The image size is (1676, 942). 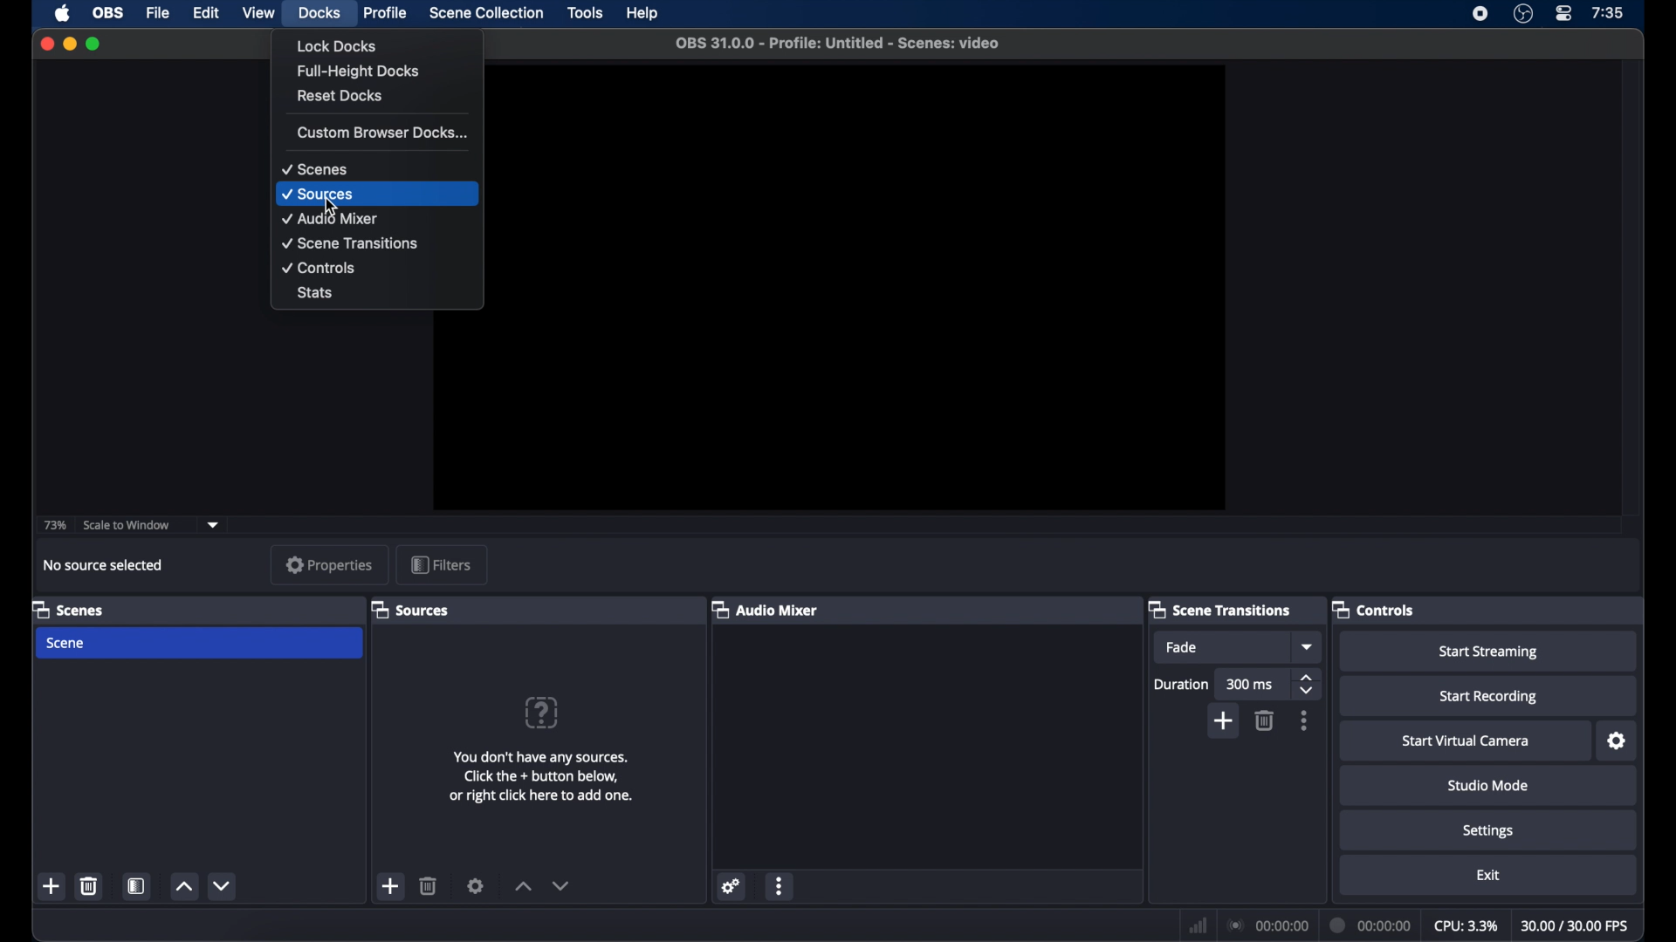 What do you see at coordinates (1466, 741) in the screenshot?
I see `start virtual camera` at bounding box center [1466, 741].